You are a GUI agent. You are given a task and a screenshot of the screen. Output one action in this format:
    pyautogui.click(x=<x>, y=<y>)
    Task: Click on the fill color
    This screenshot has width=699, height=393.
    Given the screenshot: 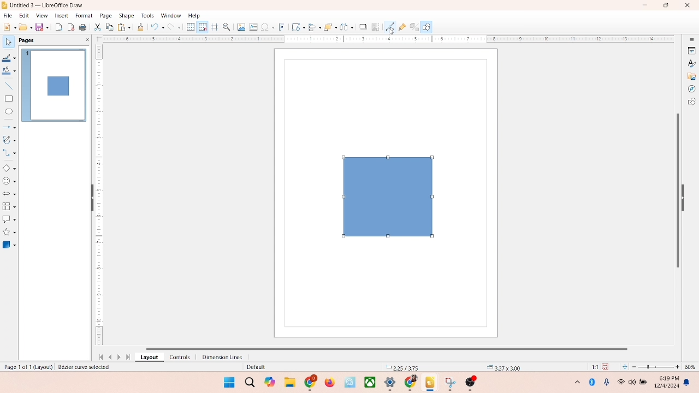 What is the action you would take?
    pyautogui.click(x=9, y=73)
    